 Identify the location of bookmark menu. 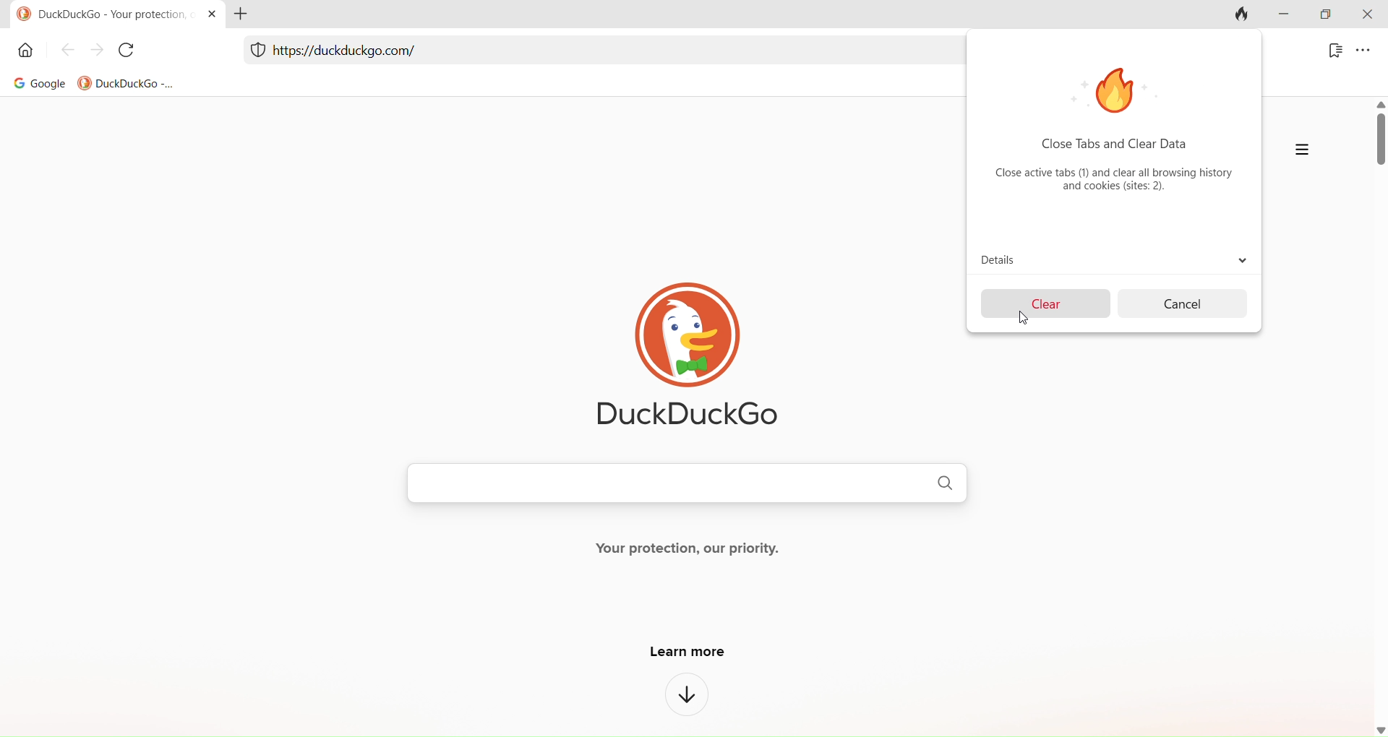
(1329, 53).